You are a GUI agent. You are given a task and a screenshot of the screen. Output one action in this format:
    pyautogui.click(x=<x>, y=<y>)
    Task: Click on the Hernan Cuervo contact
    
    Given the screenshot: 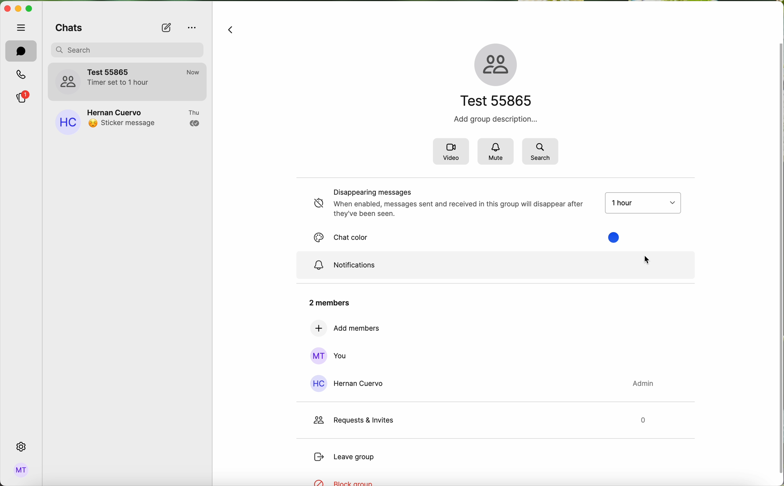 What is the action you would take?
    pyautogui.click(x=127, y=121)
    